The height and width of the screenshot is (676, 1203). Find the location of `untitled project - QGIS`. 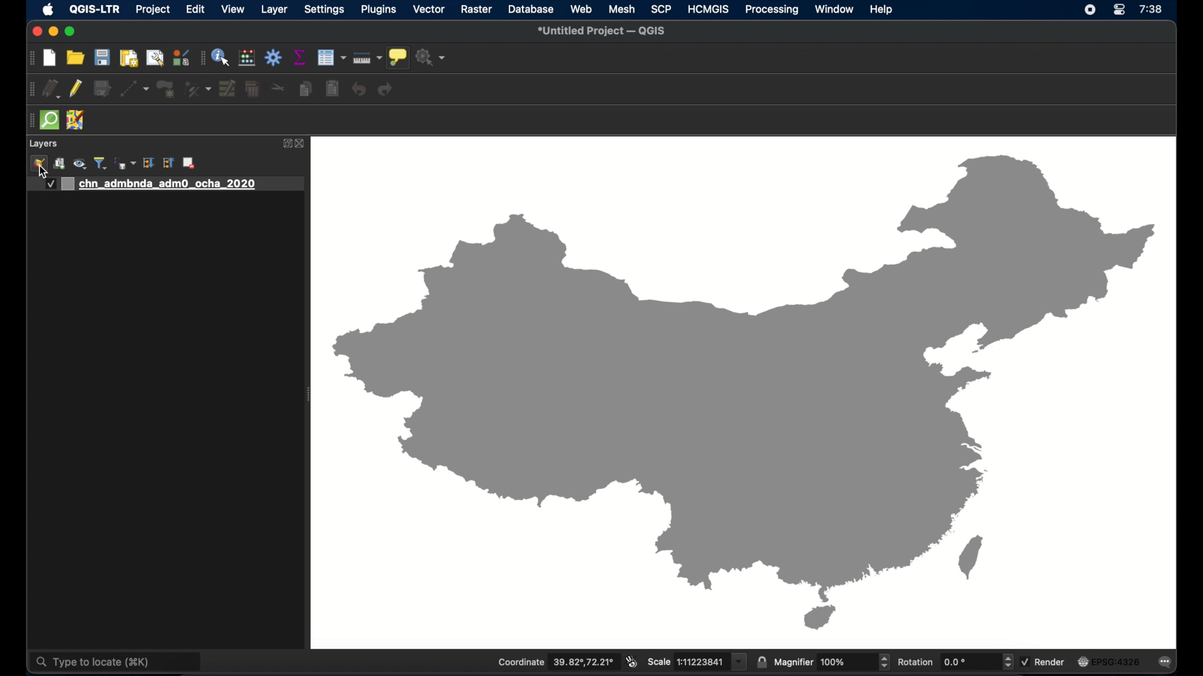

untitled project - QGIS is located at coordinates (601, 31).